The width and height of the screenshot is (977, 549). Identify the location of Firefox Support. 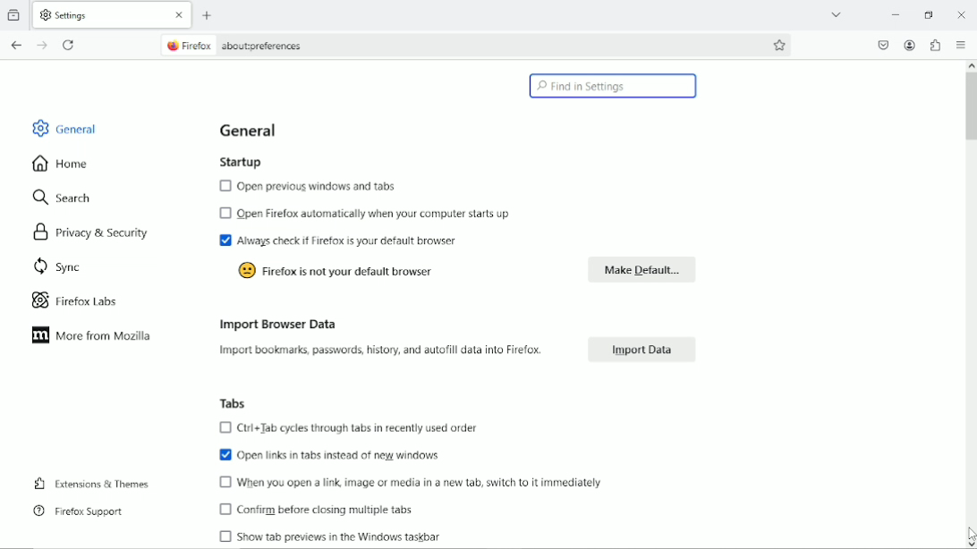
(81, 511).